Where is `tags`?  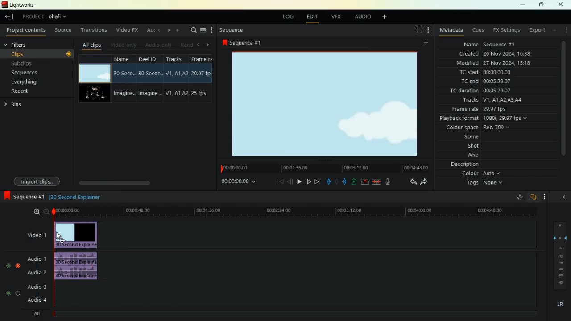
tags is located at coordinates (481, 183).